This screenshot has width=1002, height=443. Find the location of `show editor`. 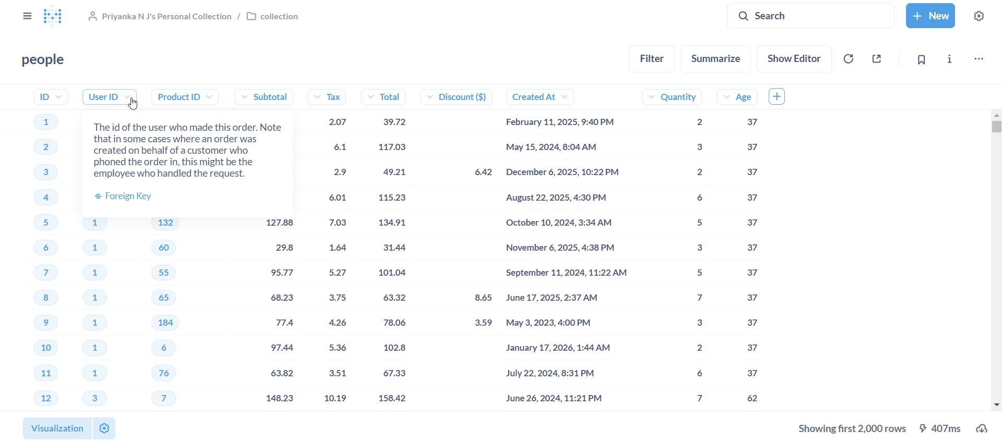

show editor is located at coordinates (793, 58).